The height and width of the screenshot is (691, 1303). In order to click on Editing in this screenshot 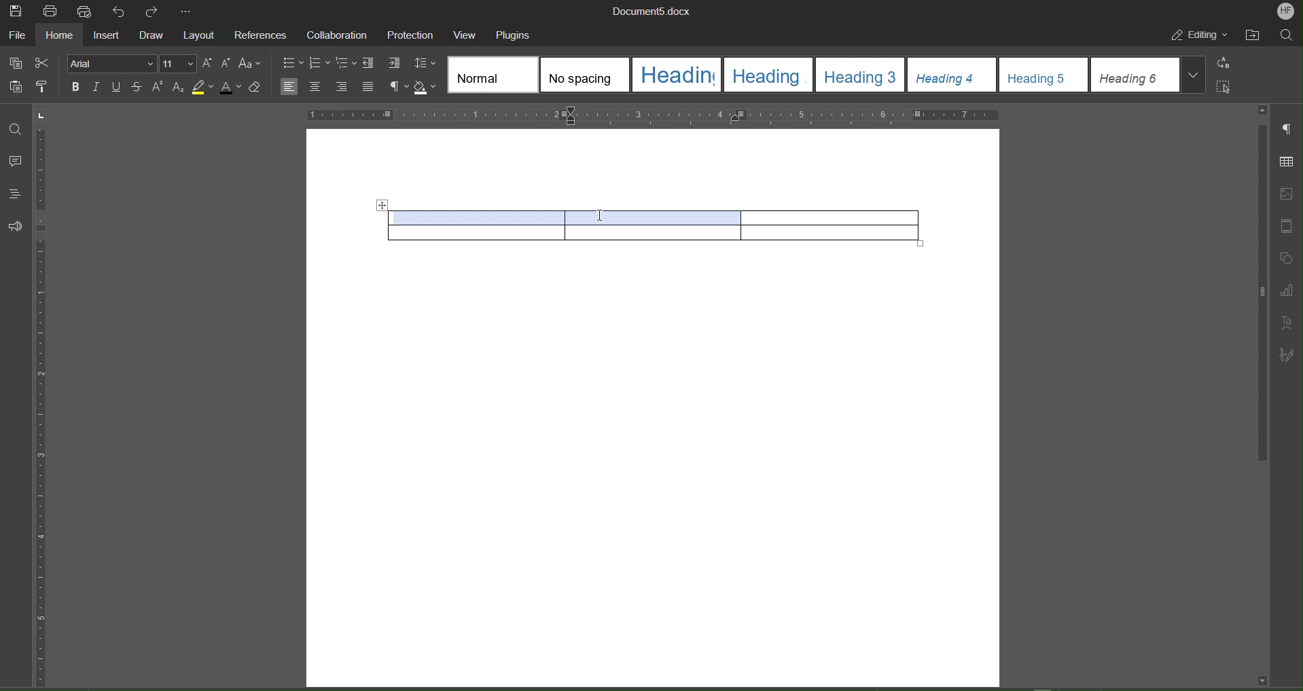, I will do `click(1200, 37)`.